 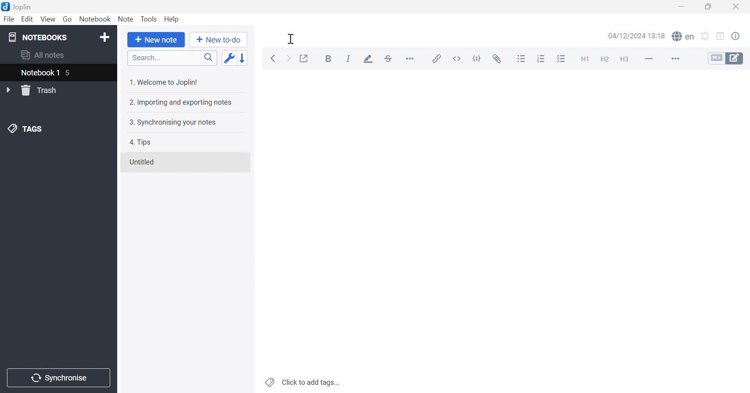 What do you see at coordinates (172, 20) in the screenshot?
I see `Help` at bounding box center [172, 20].